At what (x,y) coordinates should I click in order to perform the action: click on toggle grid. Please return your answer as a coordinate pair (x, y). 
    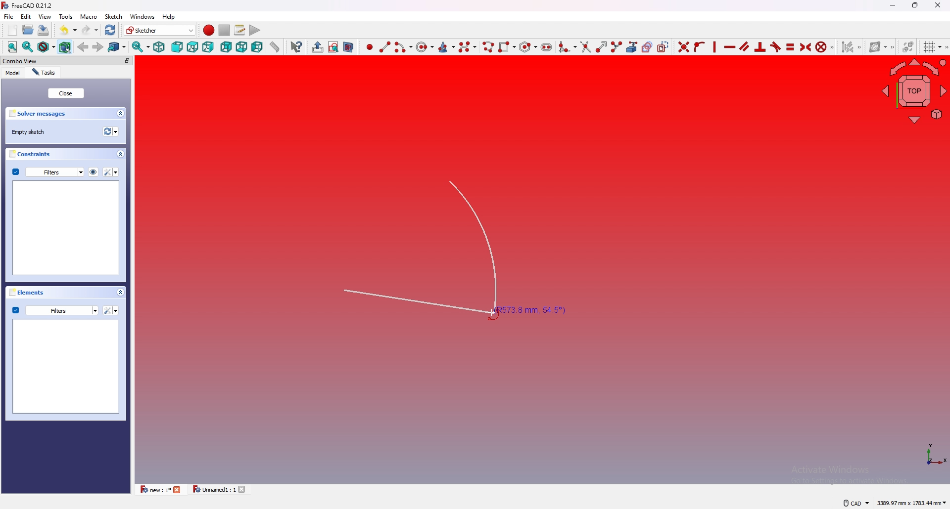
    Looking at the image, I should click on (934, 47).